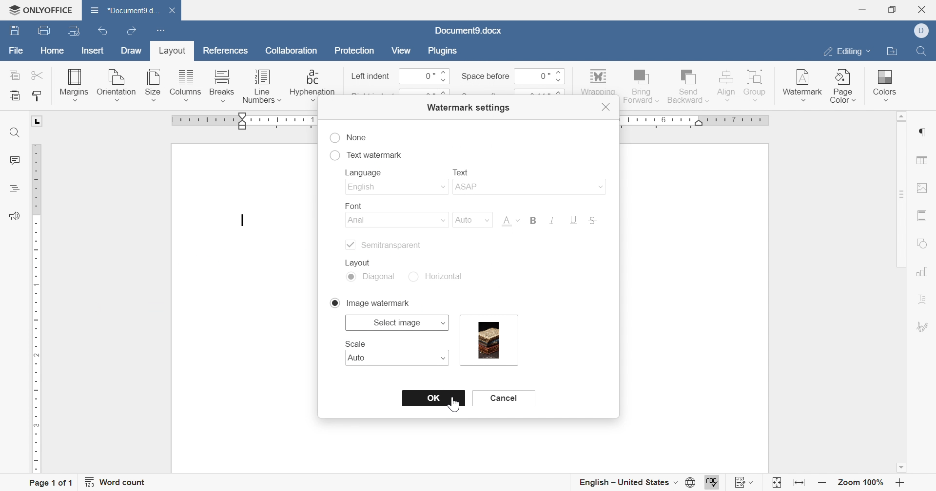  What do you see at coordinates (186, 86) in the screenshot?
I see `columns` at bounding box center [186, 86].